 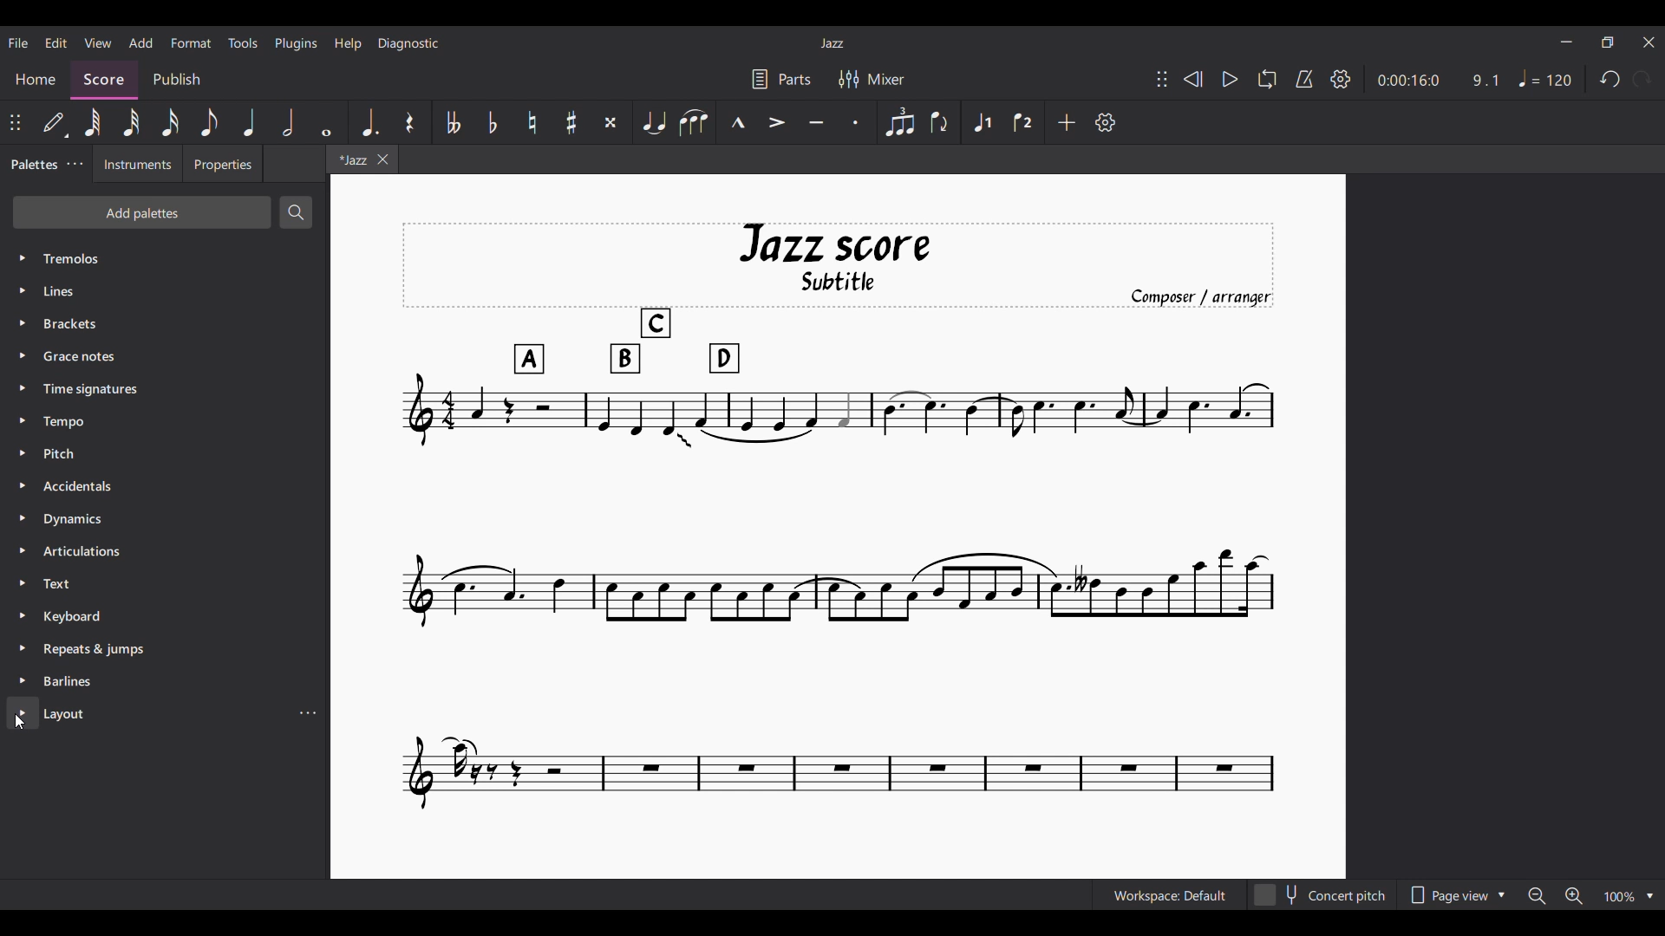 What do you see at coordinates (1537, 895) in the screenshot?
I see `Zoom out` at bounding box center [1537, 895].